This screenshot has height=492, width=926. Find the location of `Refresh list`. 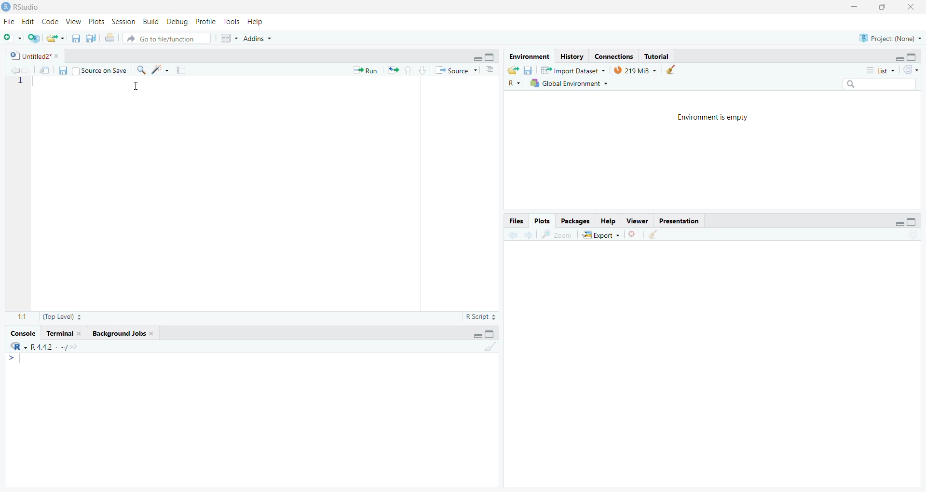

Refresh list is located at coordinates (911, 70).